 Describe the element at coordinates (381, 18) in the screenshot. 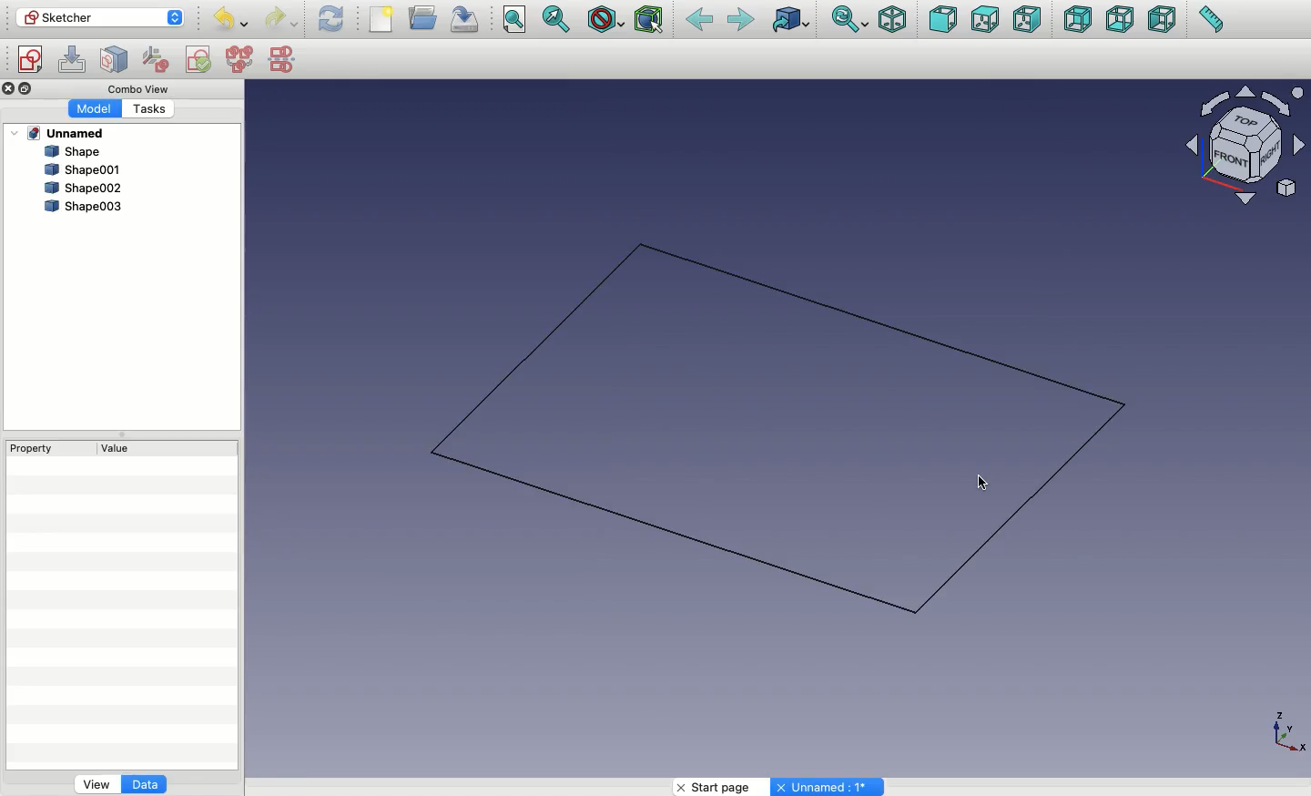

I see `New` at that location.